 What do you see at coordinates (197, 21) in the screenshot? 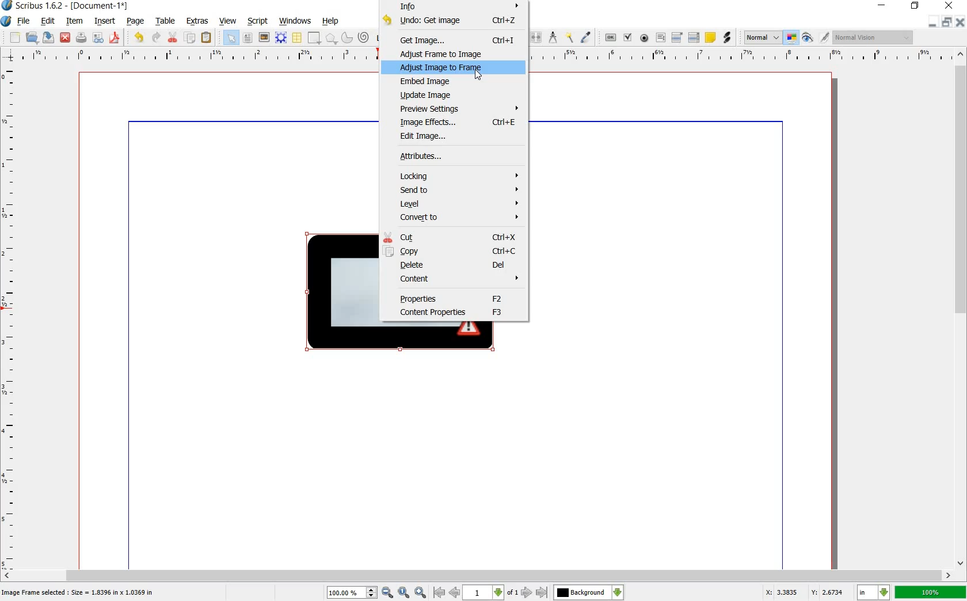
I see `extras` at bounding box center [197, 21].